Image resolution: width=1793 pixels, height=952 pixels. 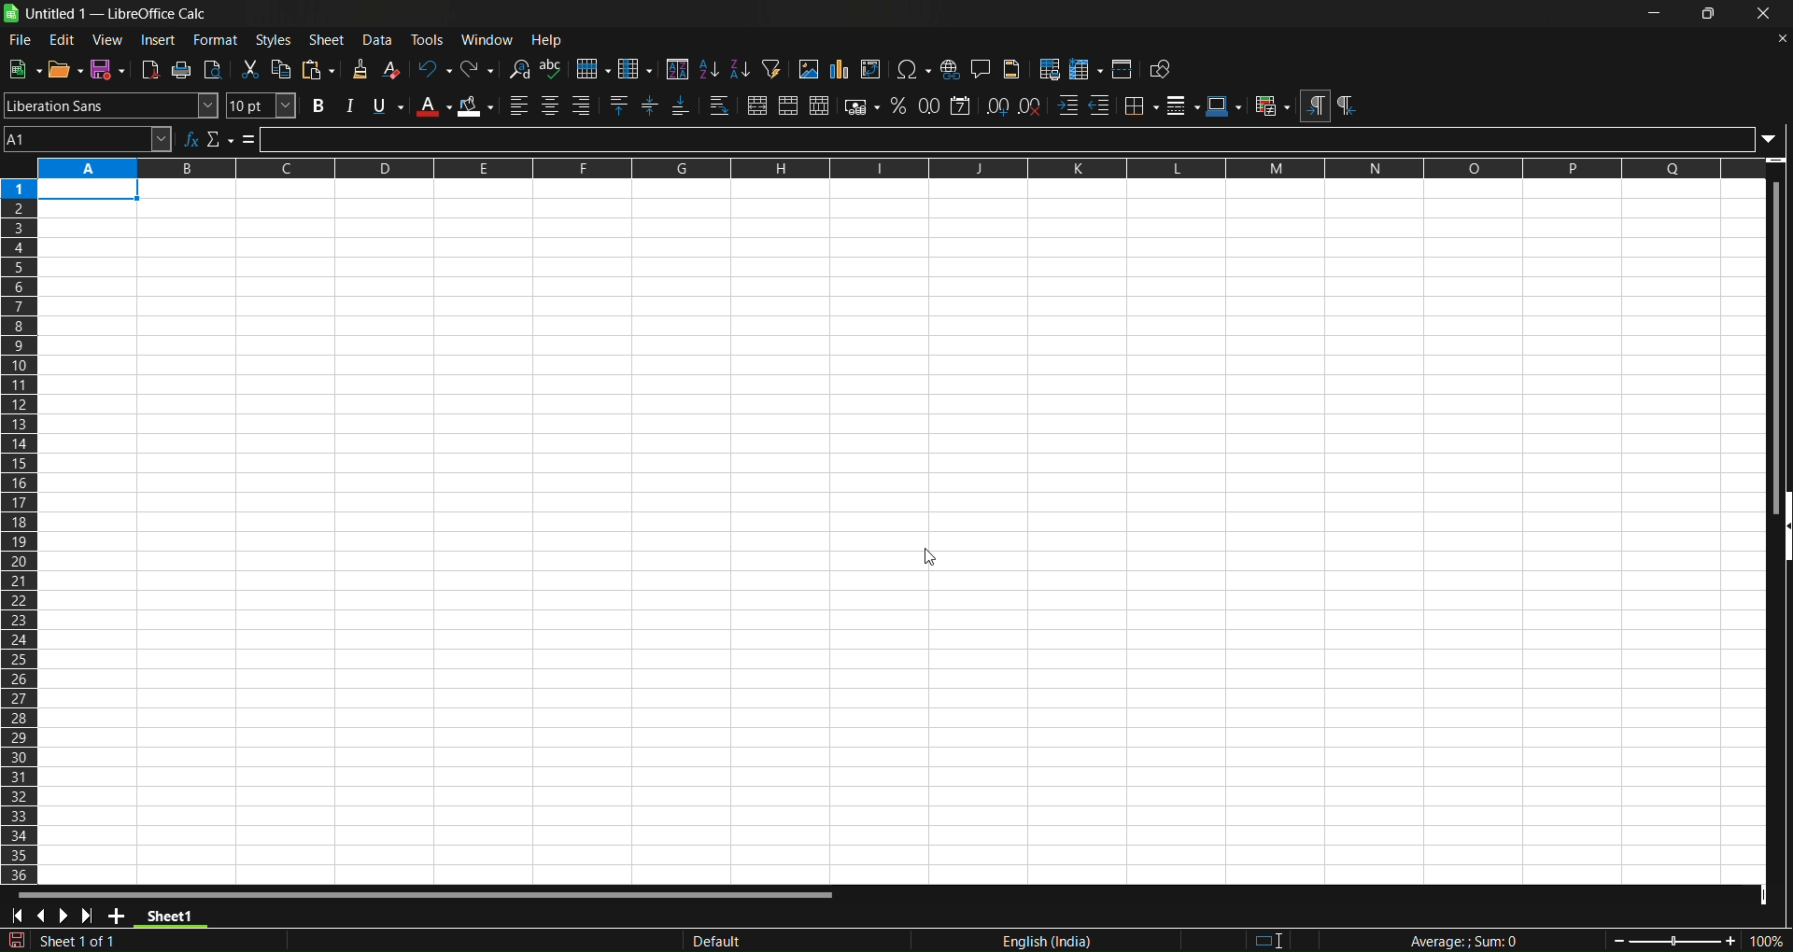 What do you see at coordinates (807, 69) in the screenshot?
I see `insert image` at bounding box center [807, 69].